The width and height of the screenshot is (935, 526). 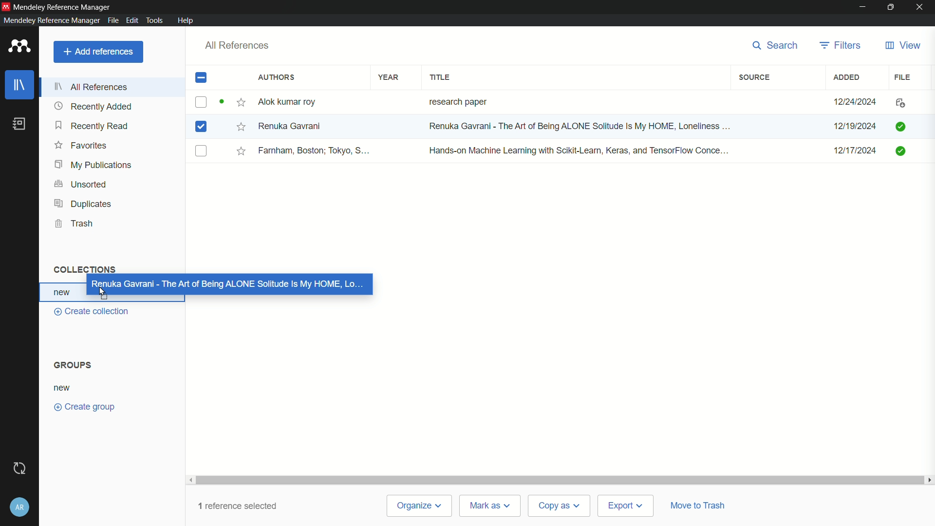 What do you see at coordinates (581, 150) in the screenshot?
I see `Hands-on Machine Learning with Scikit-Learn, Keras, and TensorFlow Conce...` at bounding box center [581, 150].